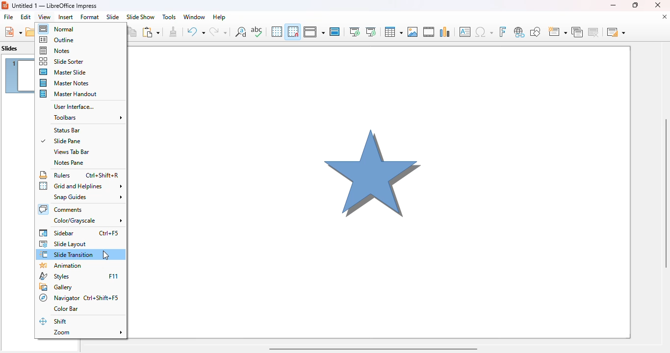 This screenshot has height=353, width=670. I want to click on styles, so click(79, 276).